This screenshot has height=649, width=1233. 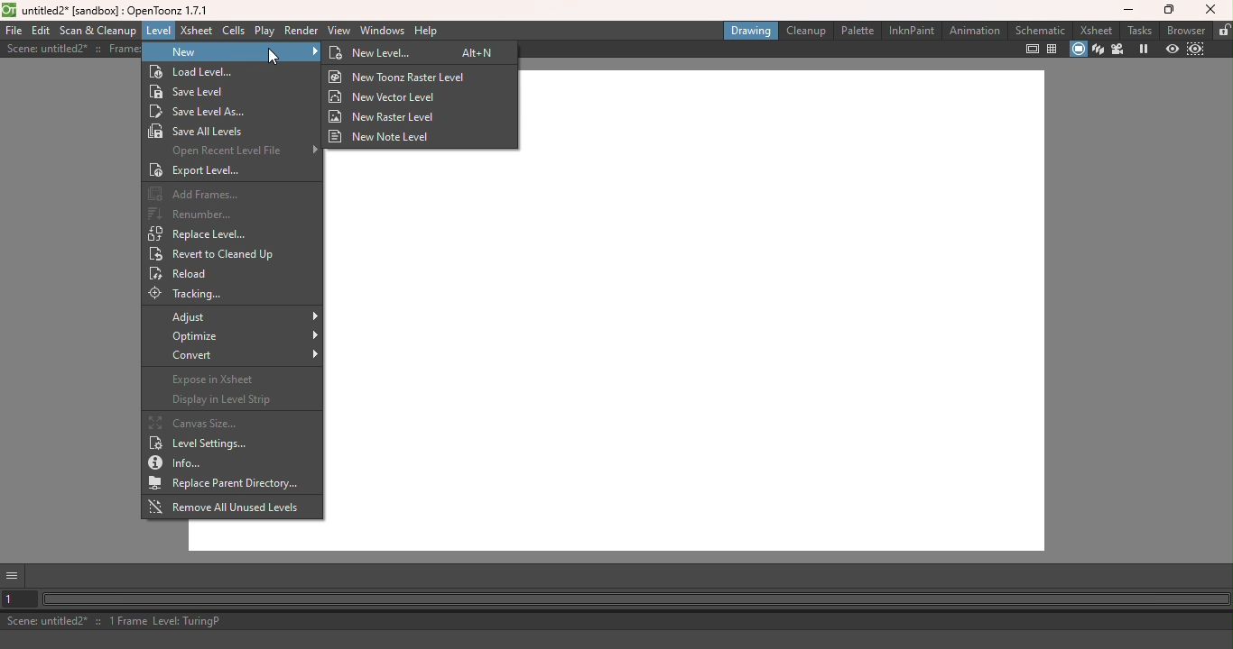 What do you see at coordinates (230, 484) in the screenshot?
I see `Replace parent dictionary` at bounding box center [230, 484].